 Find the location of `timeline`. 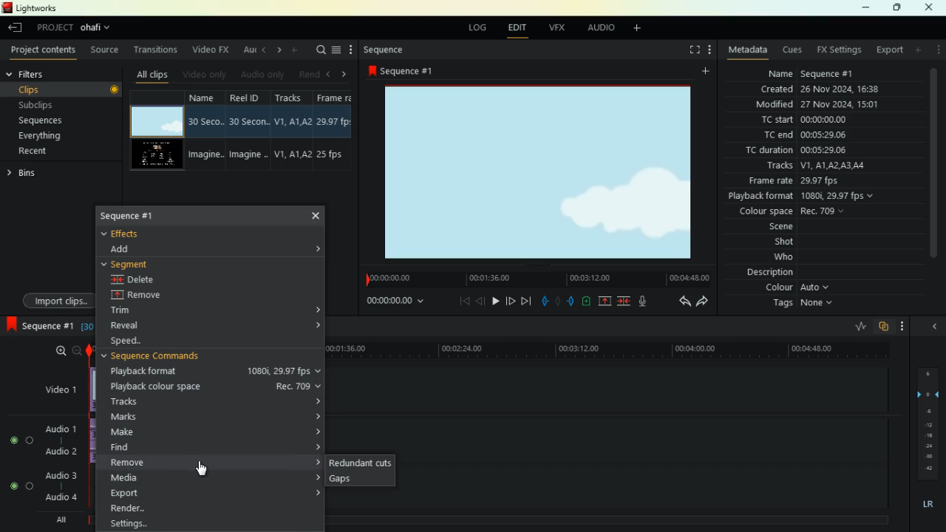

timeline is located at coordinates (608, 520).